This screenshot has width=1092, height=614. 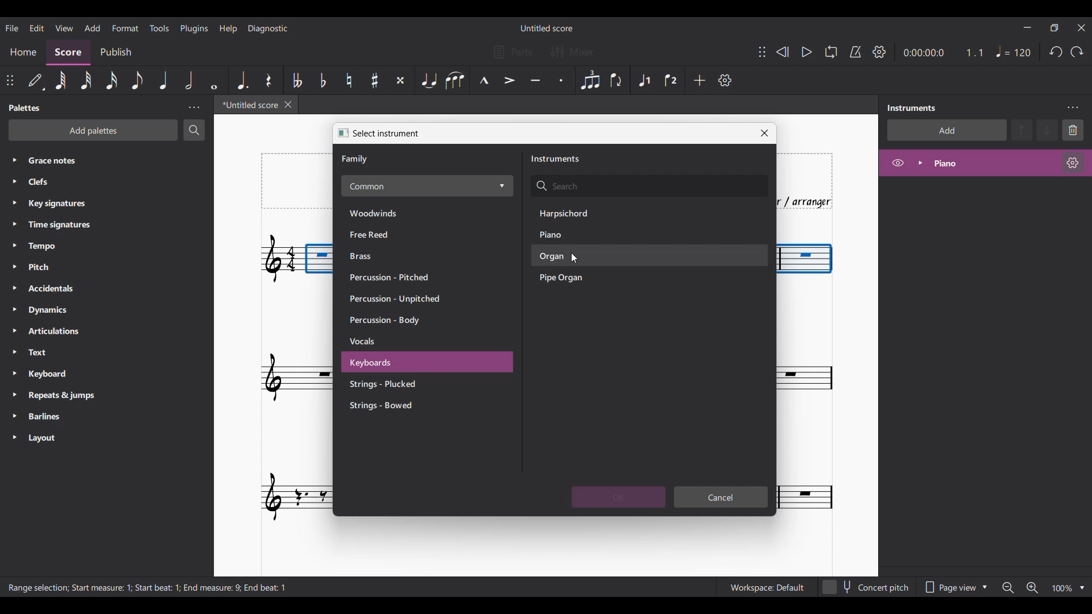 What do you see at coordinates (762, 52) in the screenshot?
I see `Change position of toolbar attached` at bounding box center [762, 52].